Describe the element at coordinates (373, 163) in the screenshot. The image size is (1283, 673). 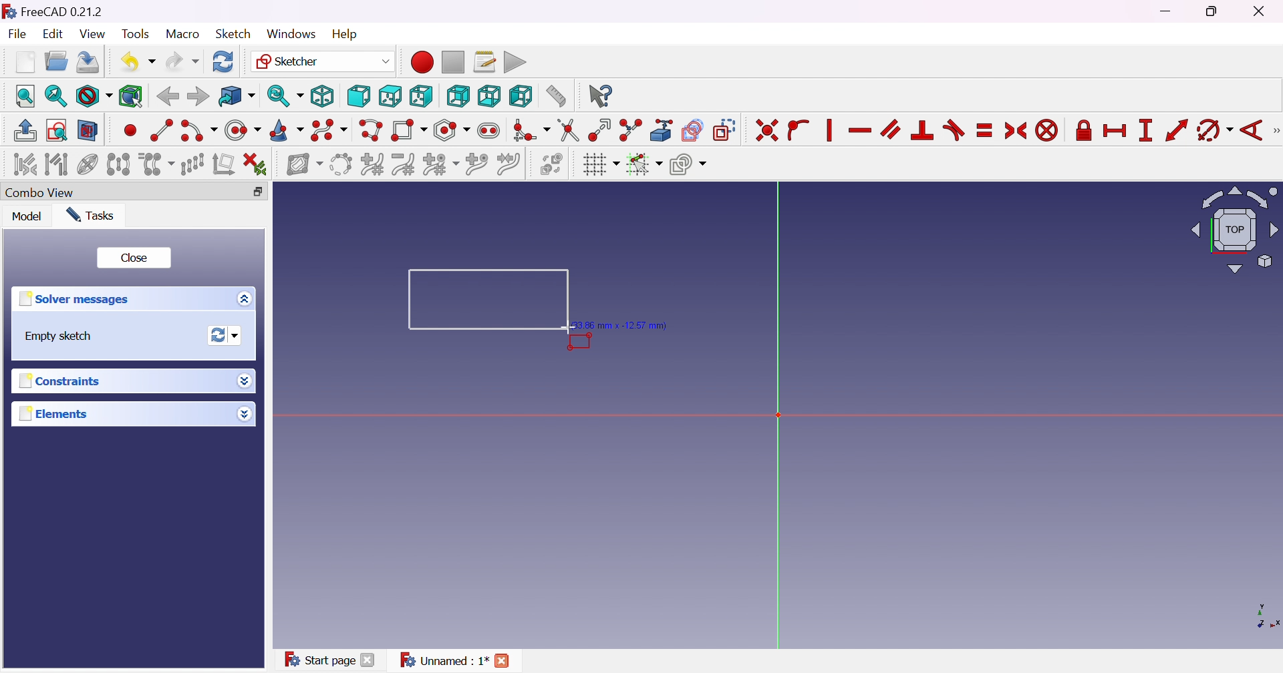
I see `Increase B-spline degree` at that location.